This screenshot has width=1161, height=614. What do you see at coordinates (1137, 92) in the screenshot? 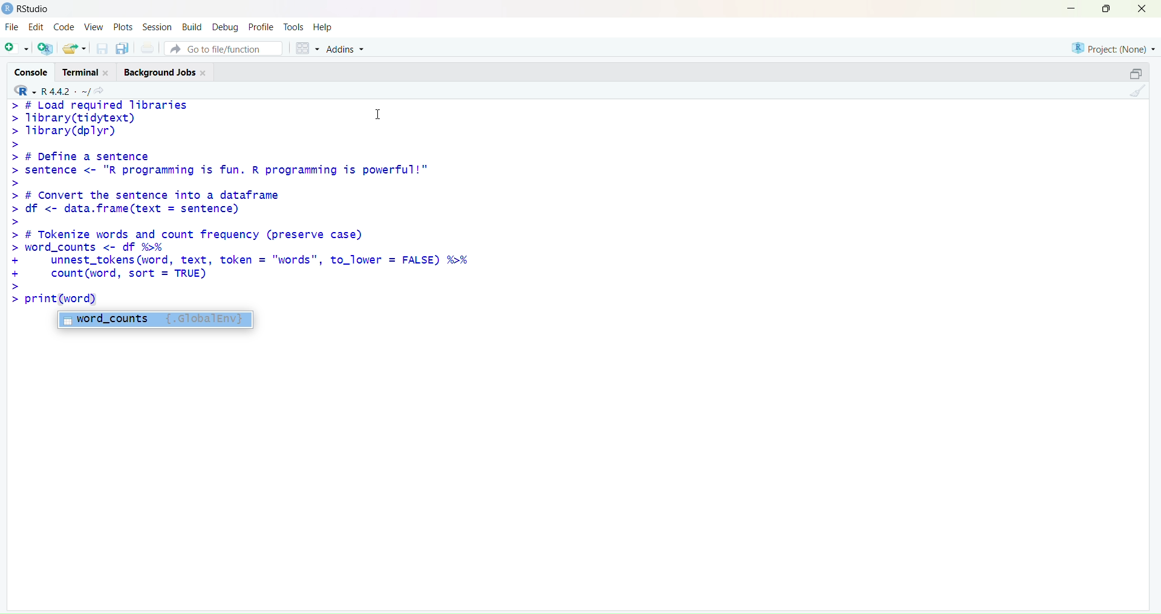
I see `clear console` at bounding box center [1137, 92].